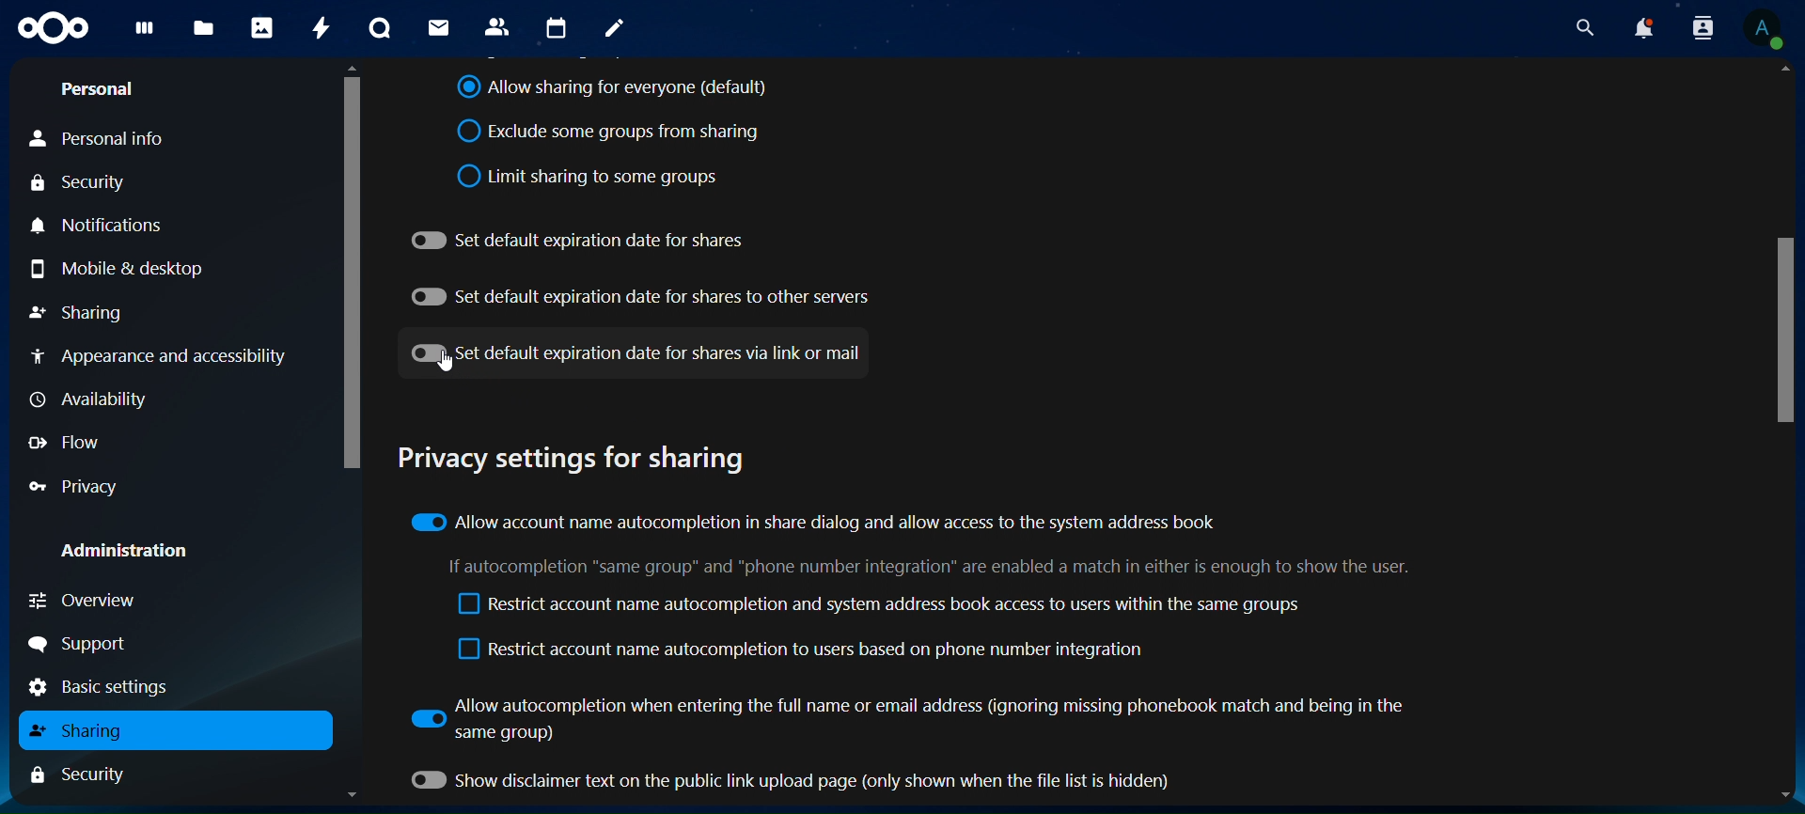  What do you see at coordinates (800, 778) in the screenshot?
I see `show disclaimer text on the public link upload page` at bounding box center [800, 778].